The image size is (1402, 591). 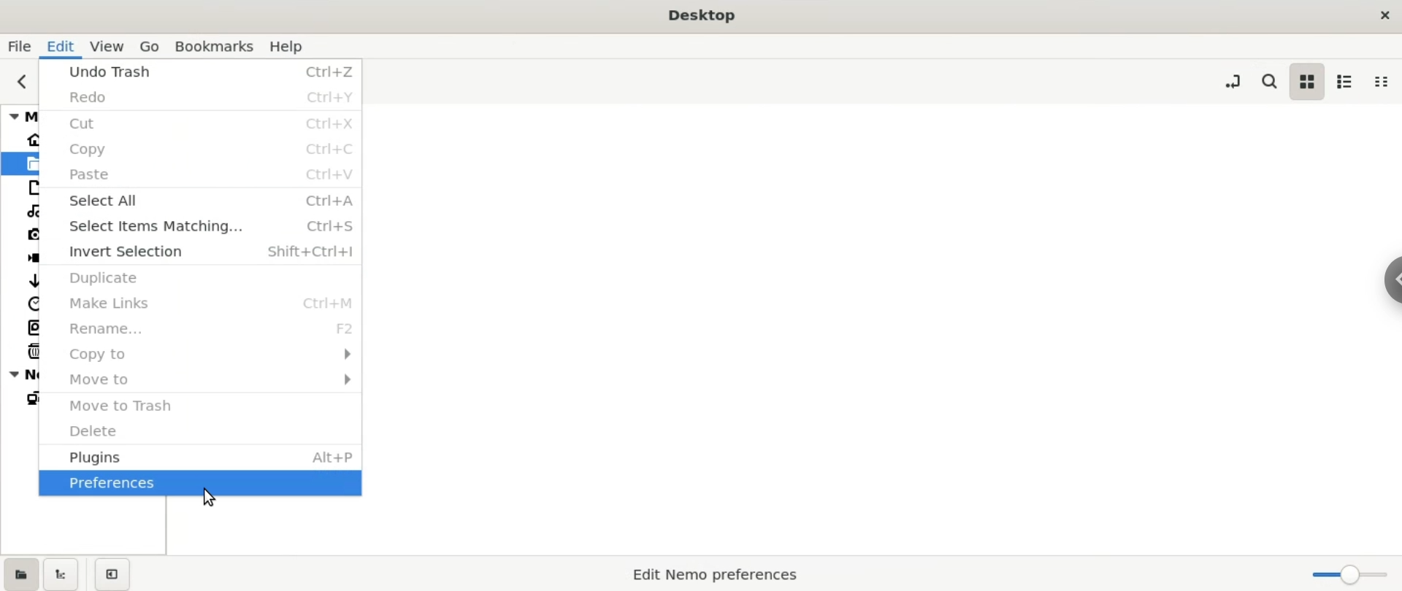 I want to click on paste, so click(x=199, y=175).